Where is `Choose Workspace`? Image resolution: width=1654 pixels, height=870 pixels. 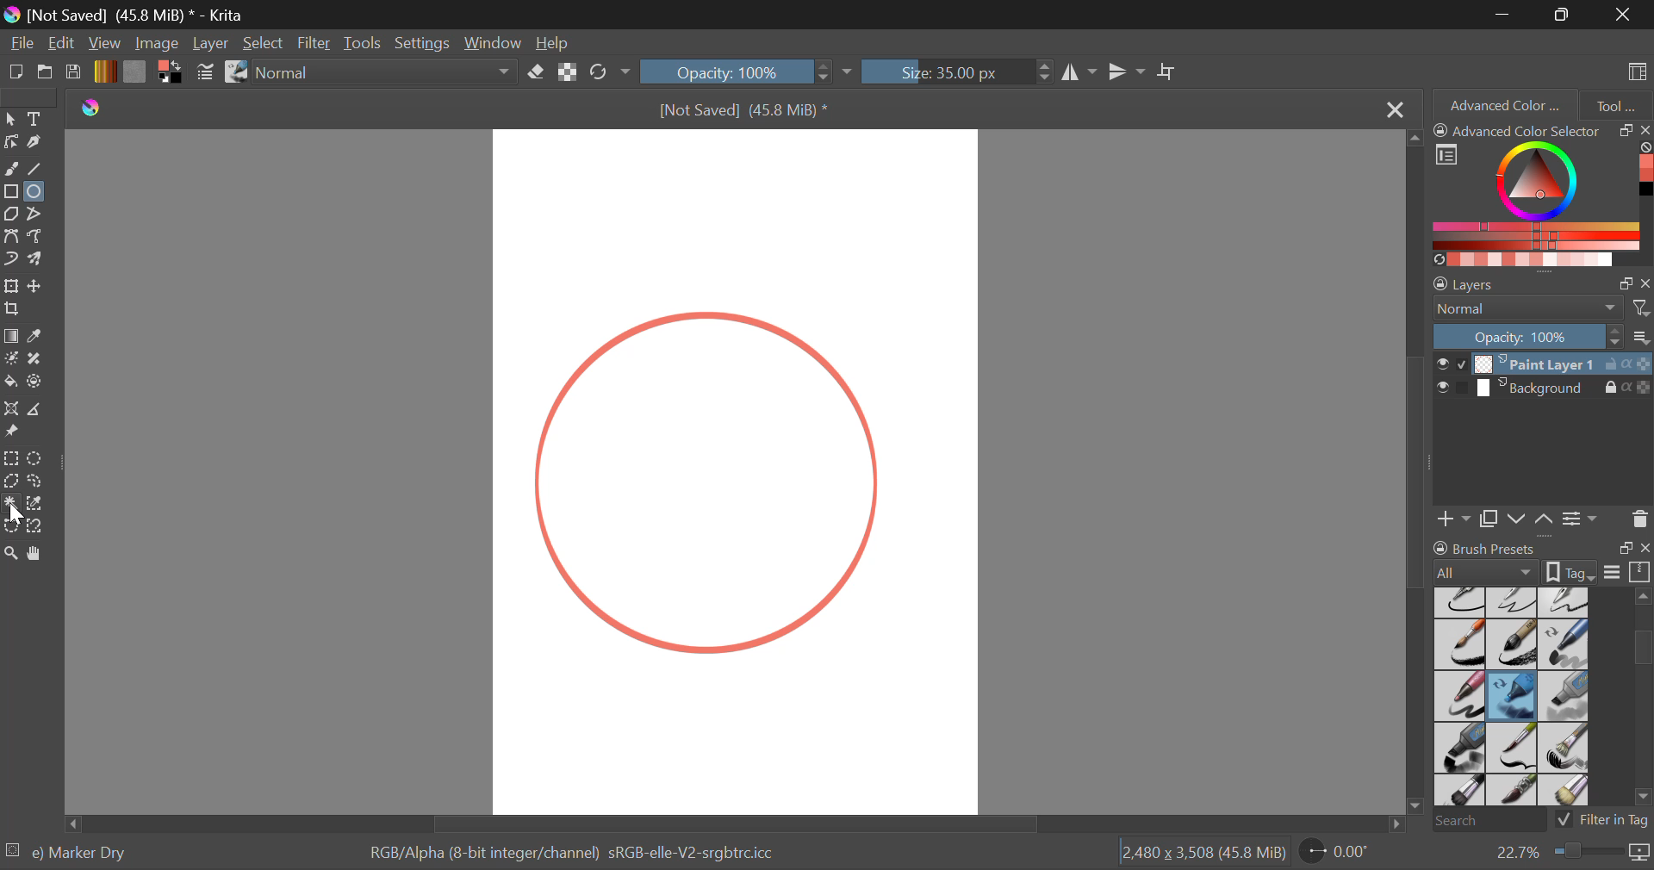
Choose Workspace is located at coordinates (1634, 70).